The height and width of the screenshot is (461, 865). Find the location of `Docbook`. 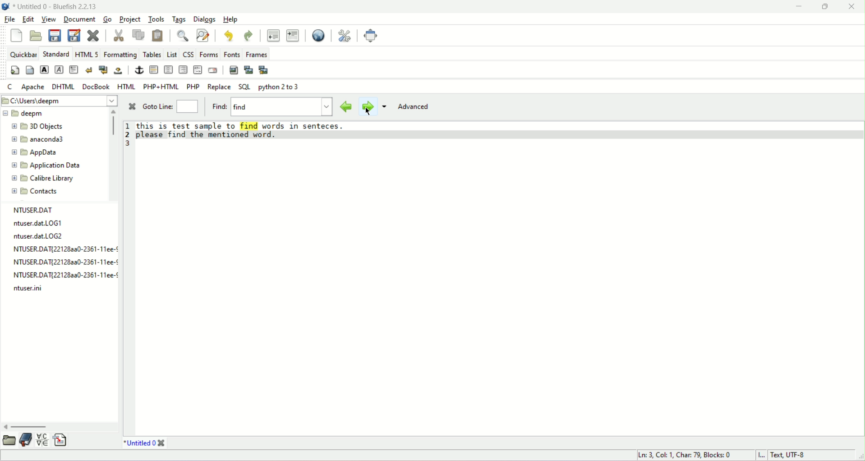

Docbook is located at coordinates (97, 86).